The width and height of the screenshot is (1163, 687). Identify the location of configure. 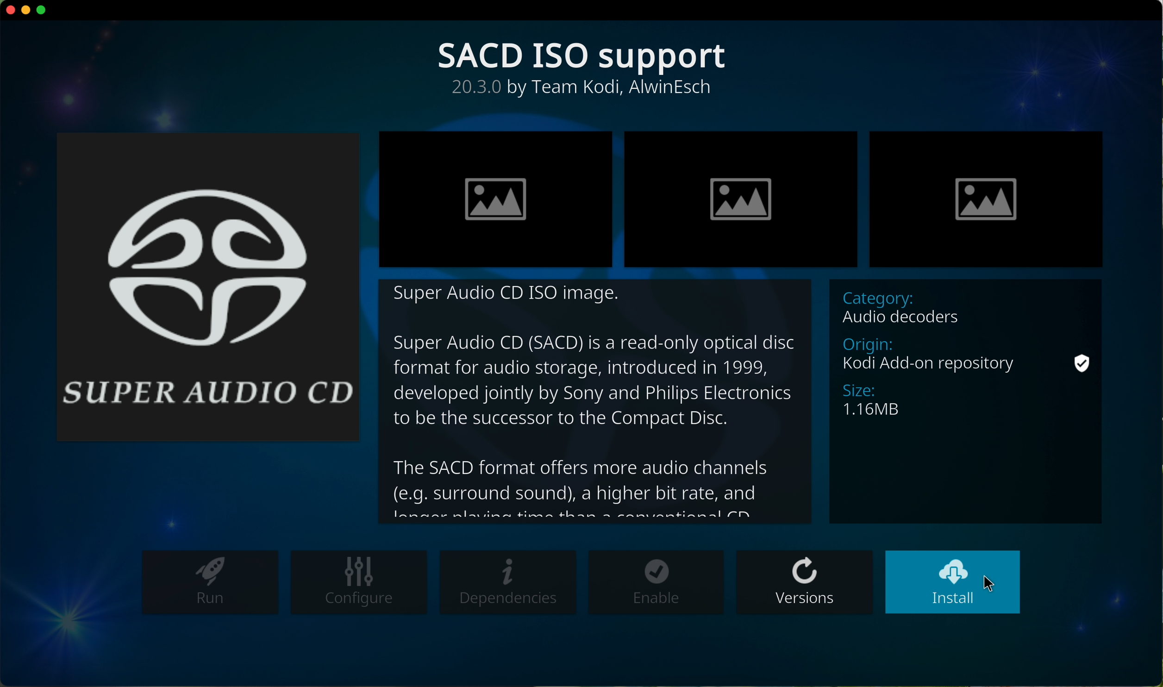
(358, 581).